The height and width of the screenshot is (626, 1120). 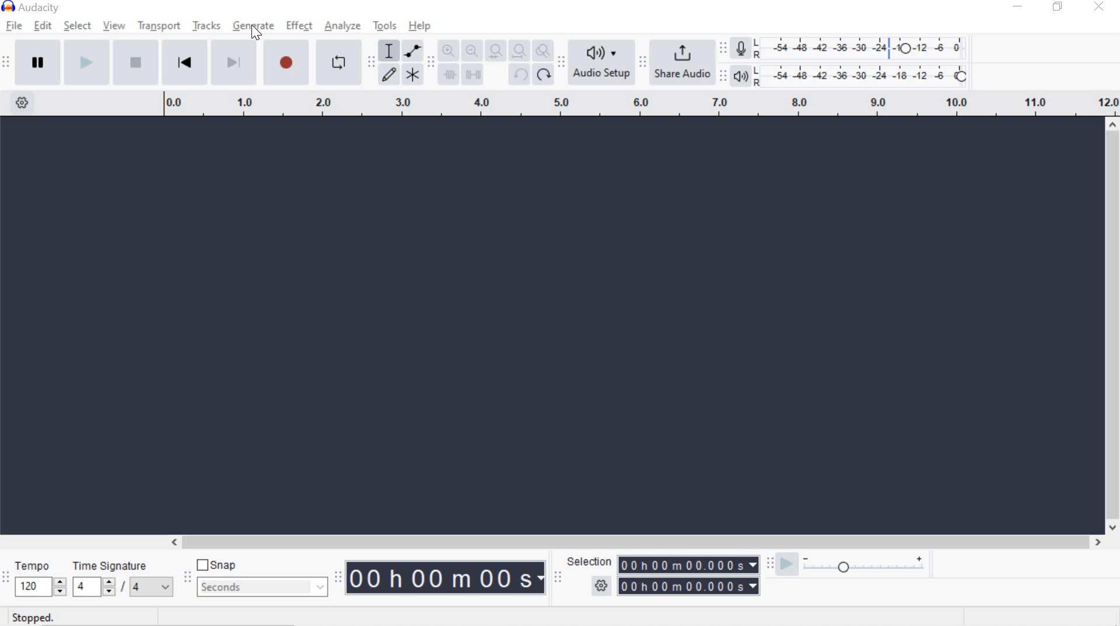 I want to click on time selection, so click(x=558, y=579).